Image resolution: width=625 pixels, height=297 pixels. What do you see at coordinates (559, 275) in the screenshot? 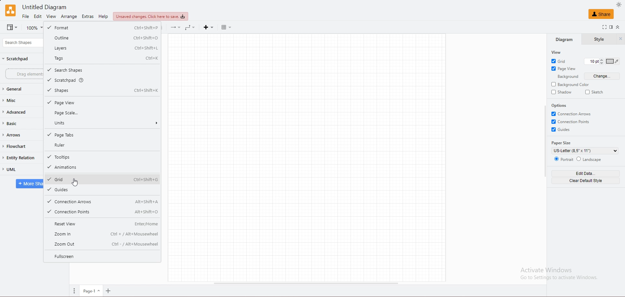
I see `Activate Windows
Go to Settings to activate Windows.` at bounding box center [559, 275].